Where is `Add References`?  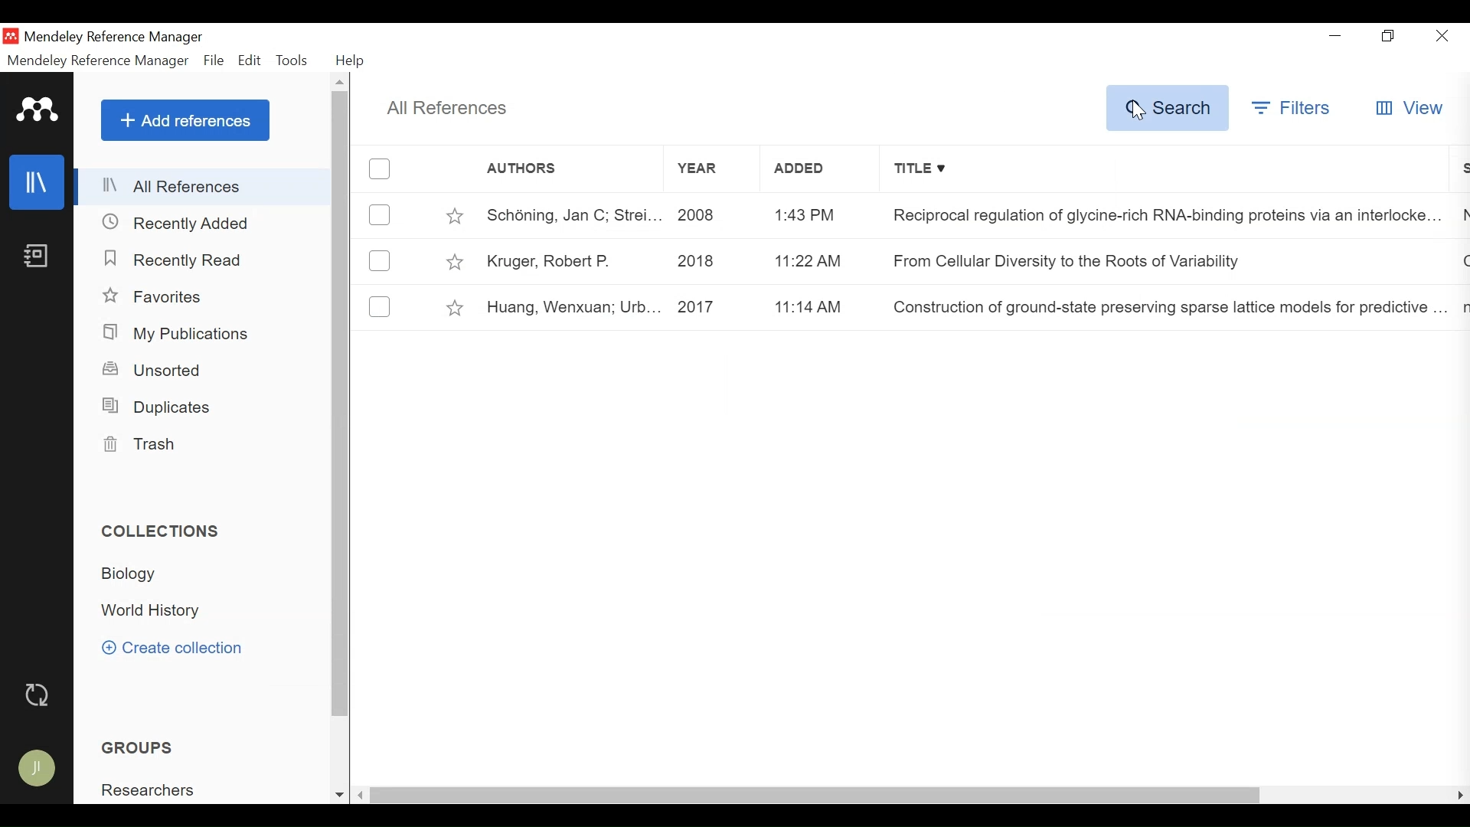
Add References is located at coordinates (185, 119).